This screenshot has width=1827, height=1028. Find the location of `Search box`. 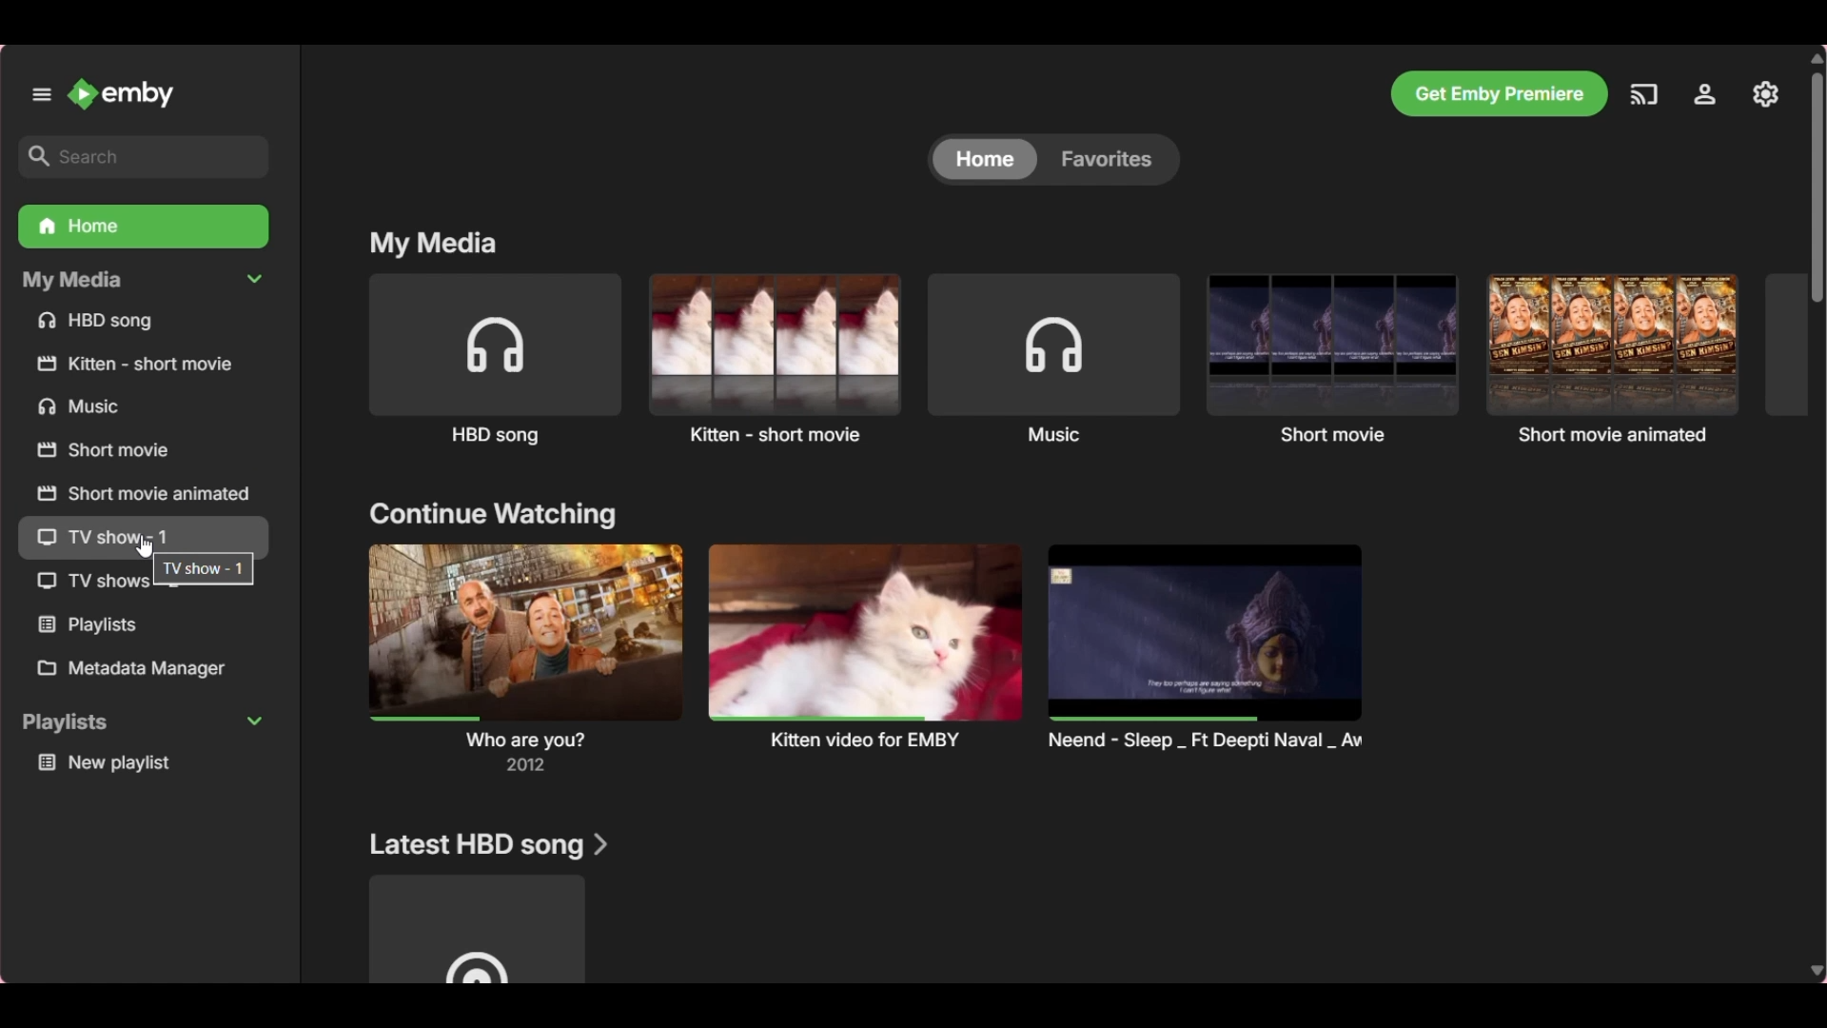

Search box is located at coordinates (145, 156).